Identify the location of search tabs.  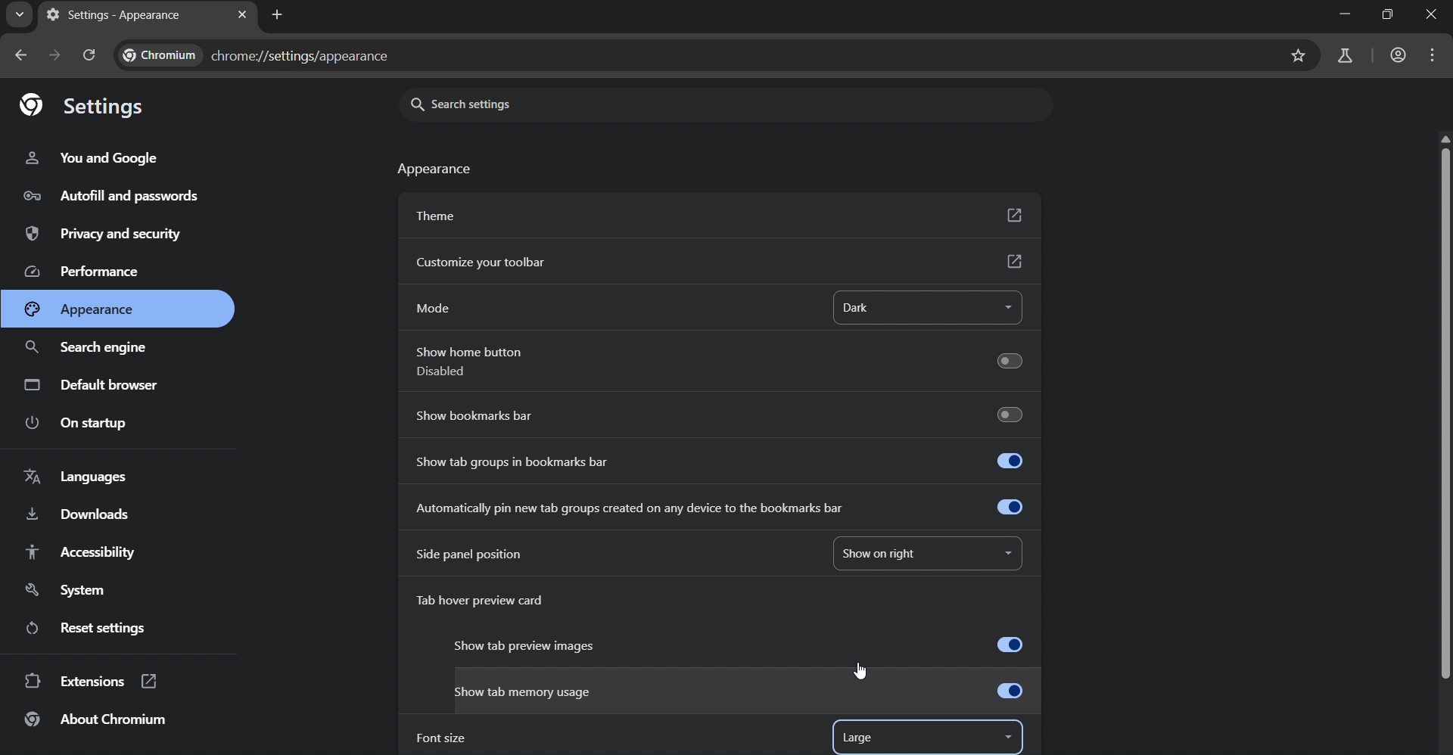
(19, 14).